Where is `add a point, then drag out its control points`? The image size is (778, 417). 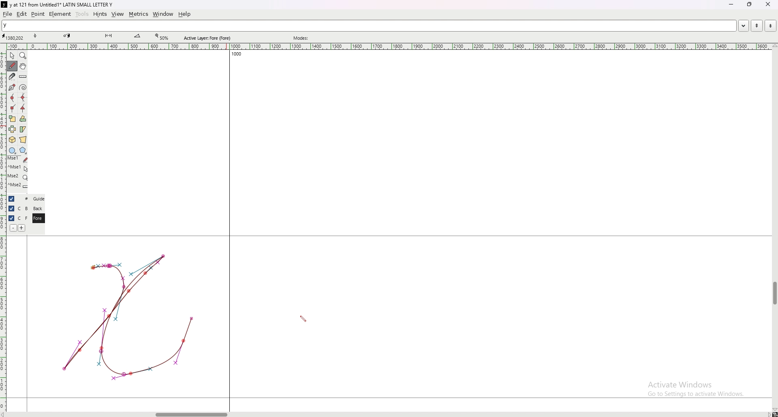
add a point, then drag out its control points is located at coordinates (11, 87).